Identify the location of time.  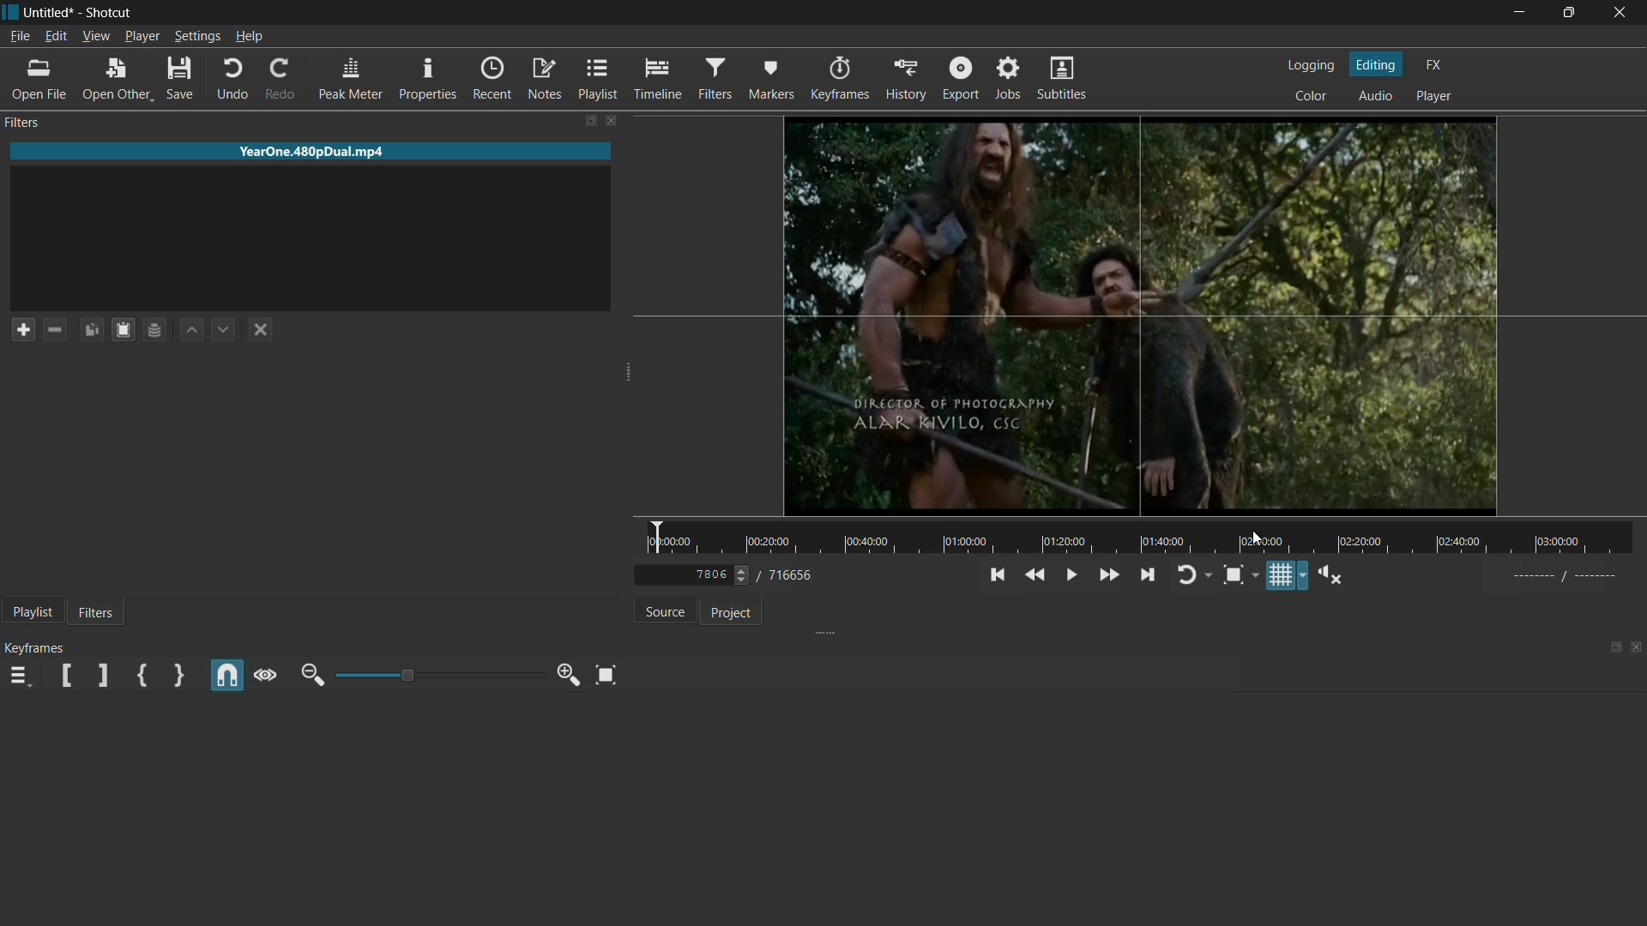
(1145, 538).